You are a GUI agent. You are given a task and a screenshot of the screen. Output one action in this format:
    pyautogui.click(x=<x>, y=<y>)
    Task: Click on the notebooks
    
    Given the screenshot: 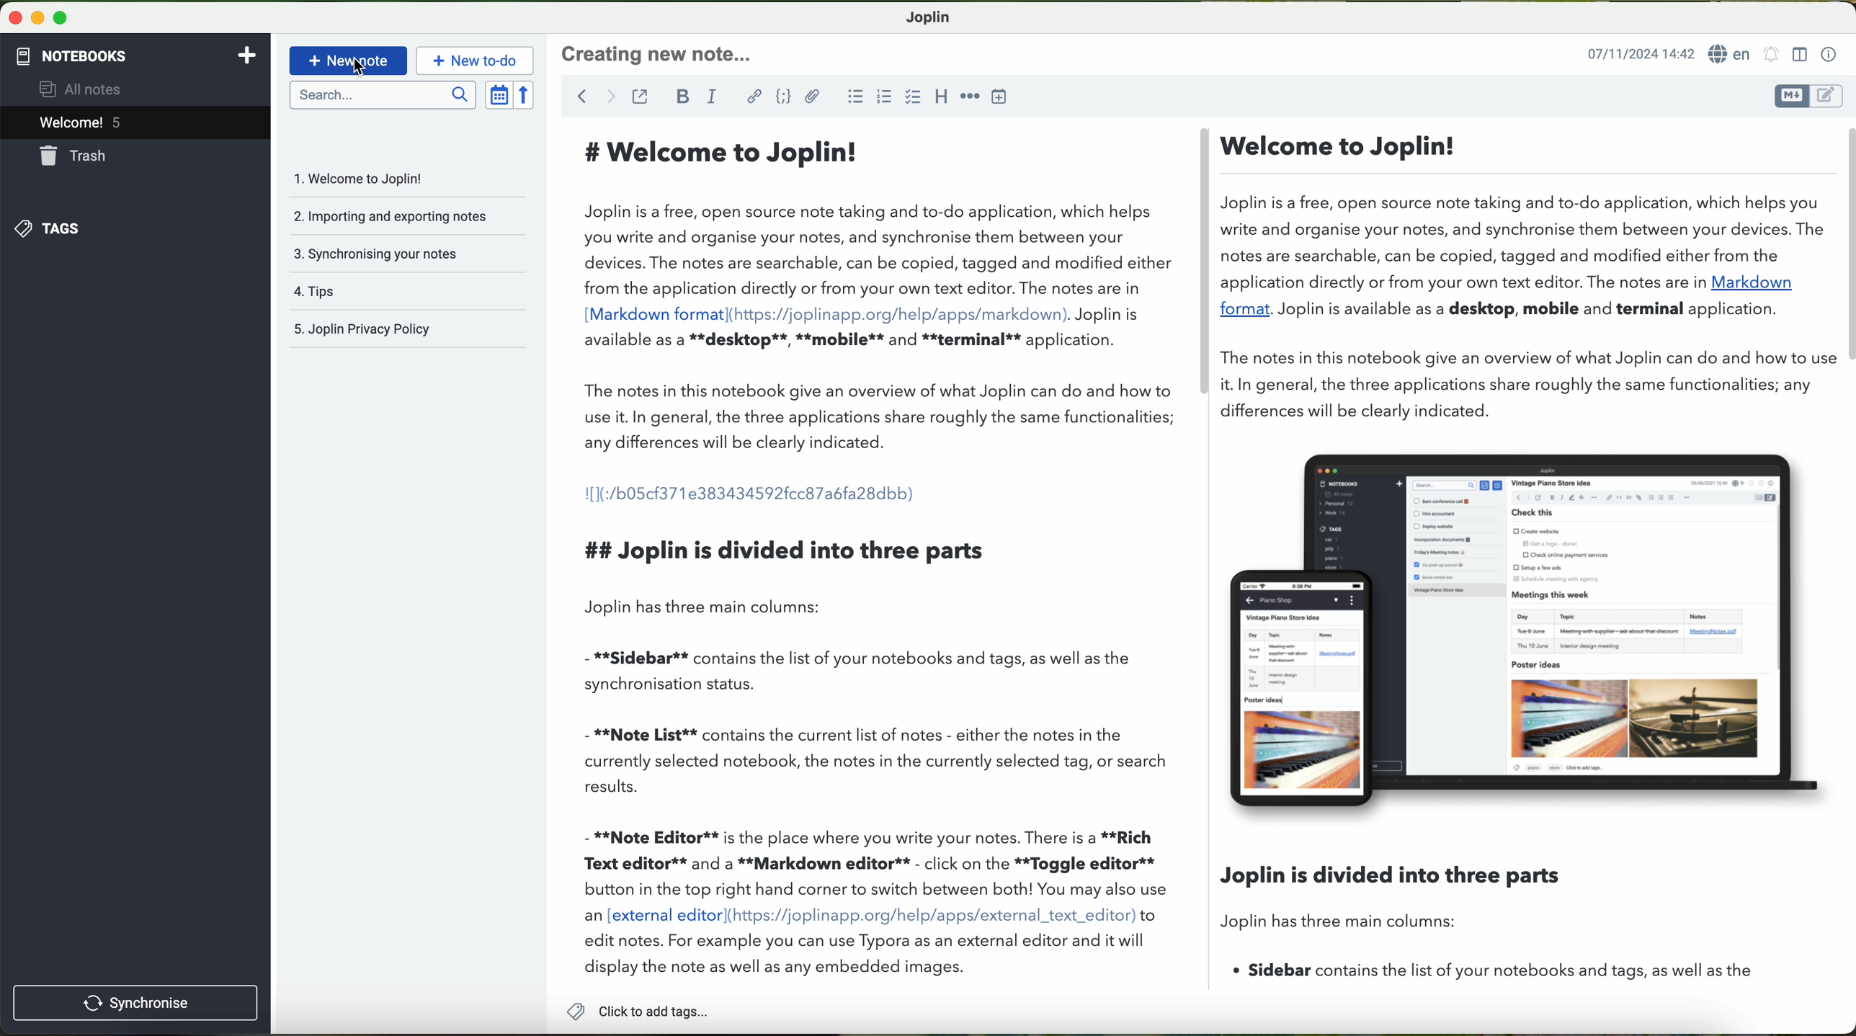 What is the action you would take?
    pyautogui.click(x=137, y=54)
    